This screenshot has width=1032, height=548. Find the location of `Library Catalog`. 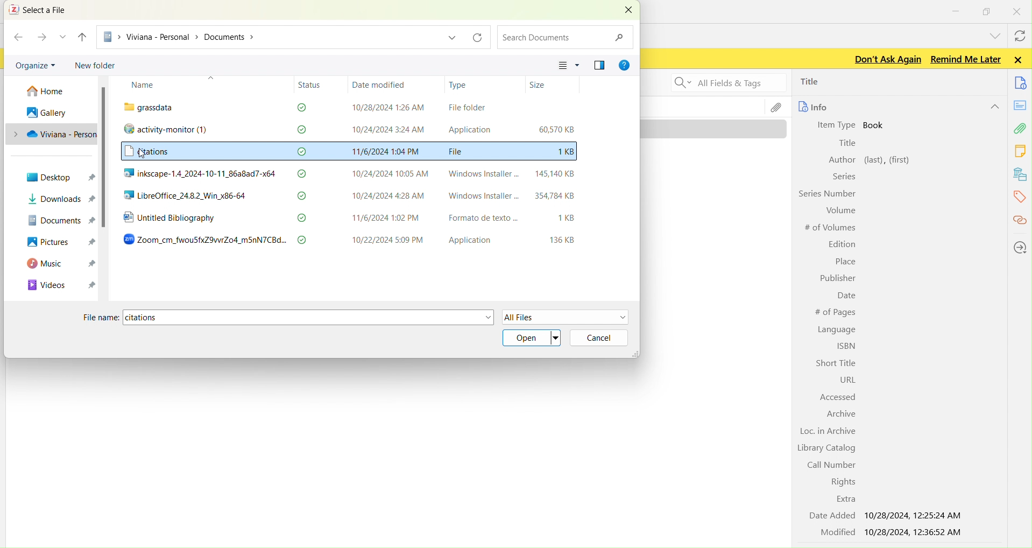

Library Catalog is located at coordinates (824, 448).